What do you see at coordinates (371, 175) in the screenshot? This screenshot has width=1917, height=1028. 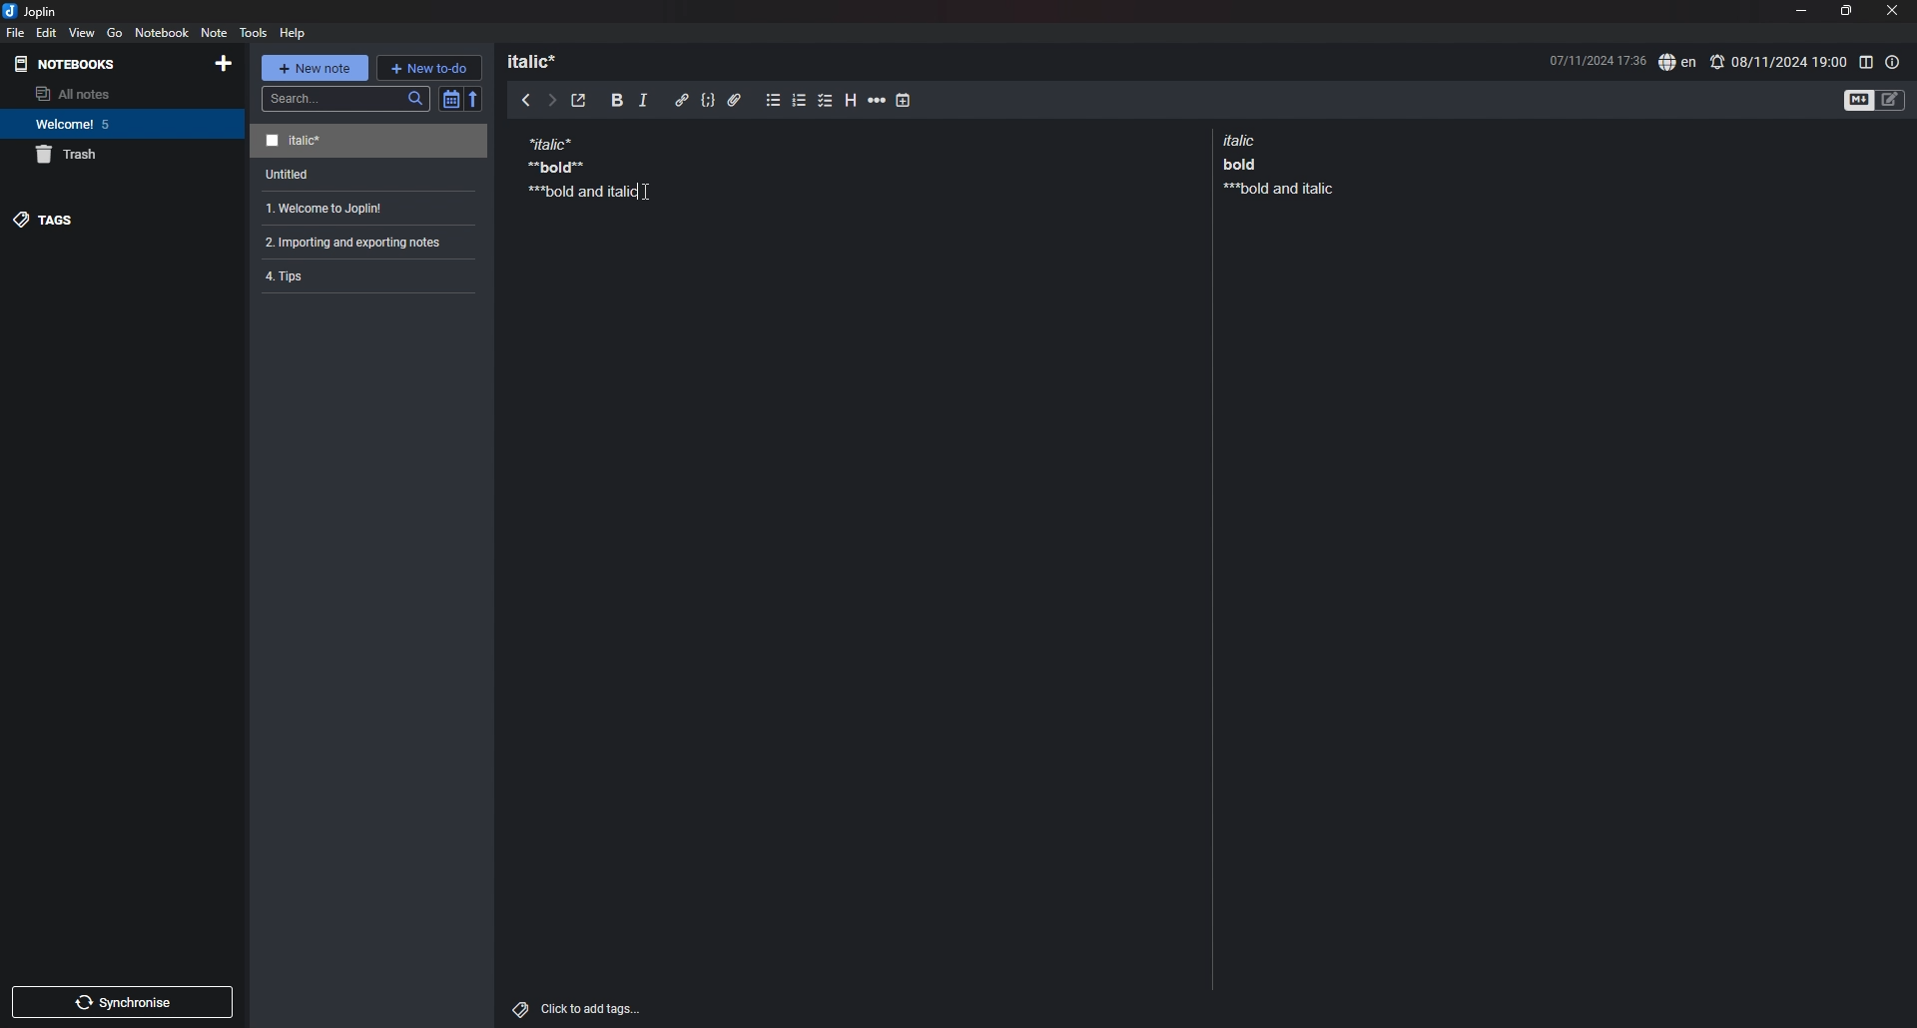 I see `note` at bounding box center [371, 175].